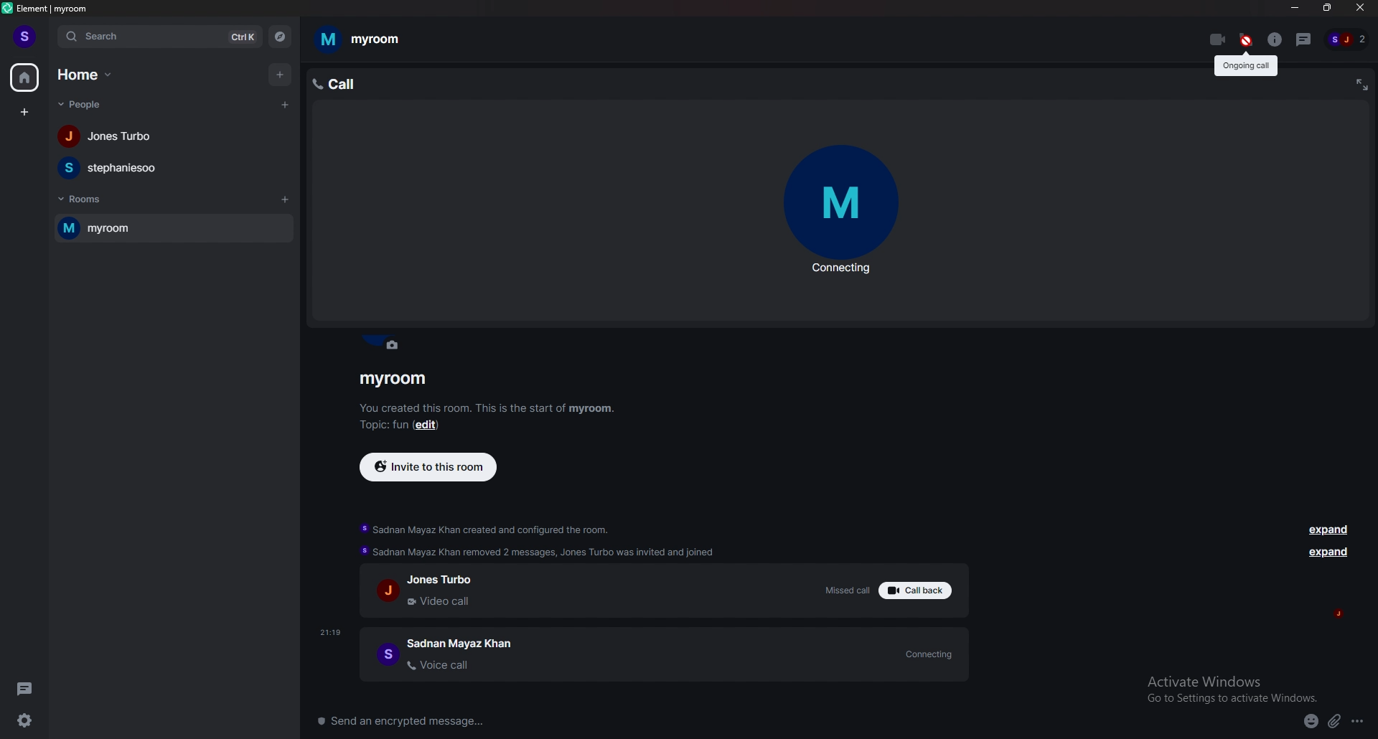 This screenshot has width=1378, height=739. What do you see at coordinates (848, 590) in the screenshot?
I see `Missed call` at bounding box center [848, 590].